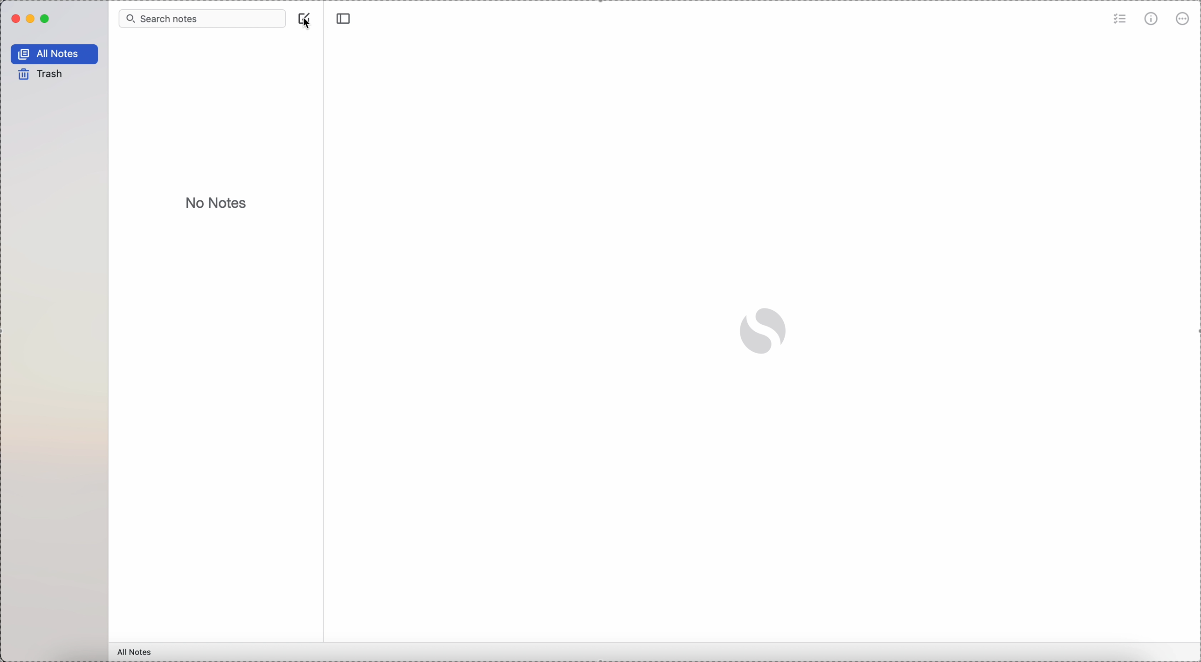  Describe the element at coordinates (41, 74) in the screenshot. I see `trash` at that location.